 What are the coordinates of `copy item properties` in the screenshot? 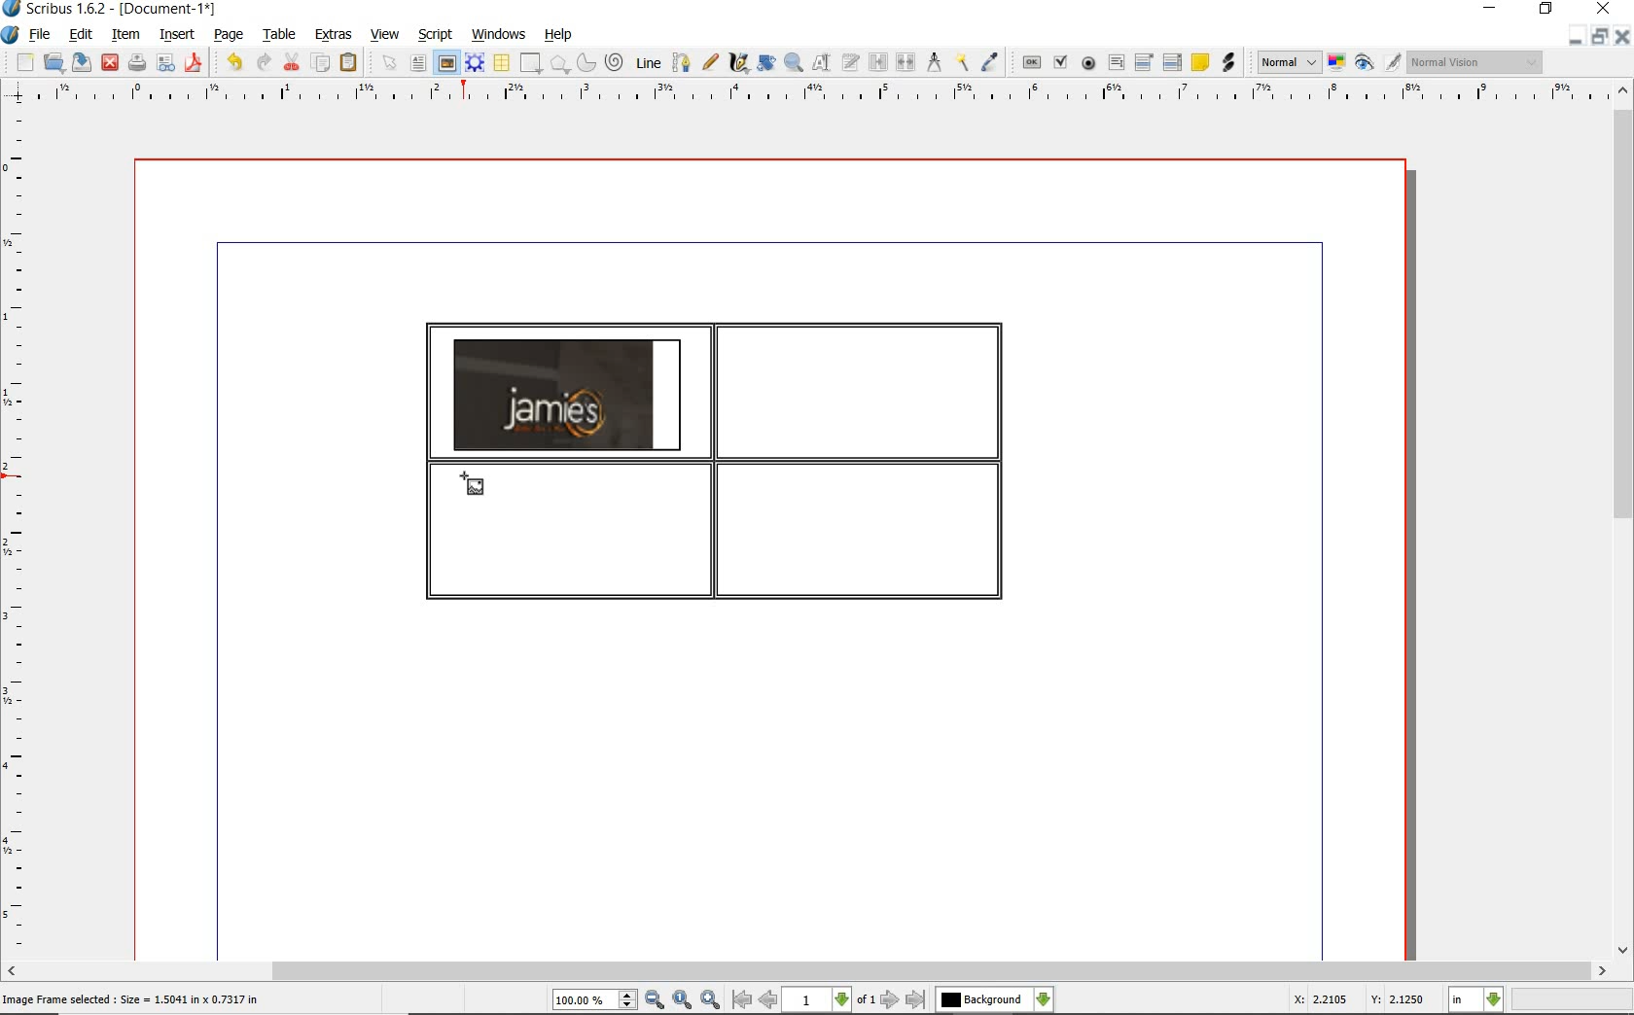 It's located at (961, 63).